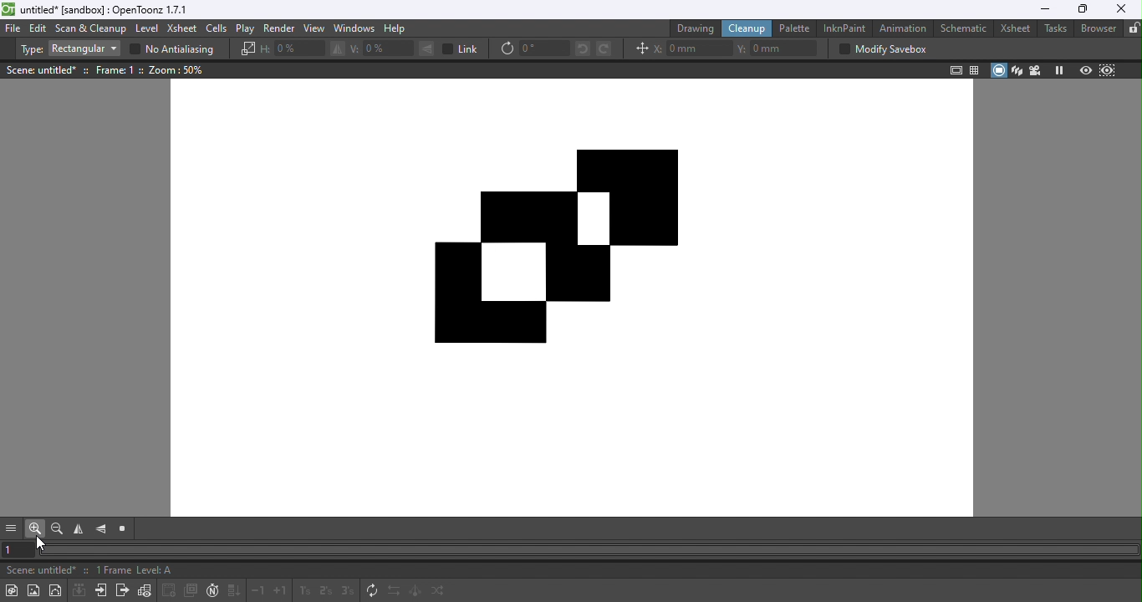 This screenshot has width=1142, height=602. Describe the element at coordinates (38, 571) in the screenshot. I see `File name` at that location.